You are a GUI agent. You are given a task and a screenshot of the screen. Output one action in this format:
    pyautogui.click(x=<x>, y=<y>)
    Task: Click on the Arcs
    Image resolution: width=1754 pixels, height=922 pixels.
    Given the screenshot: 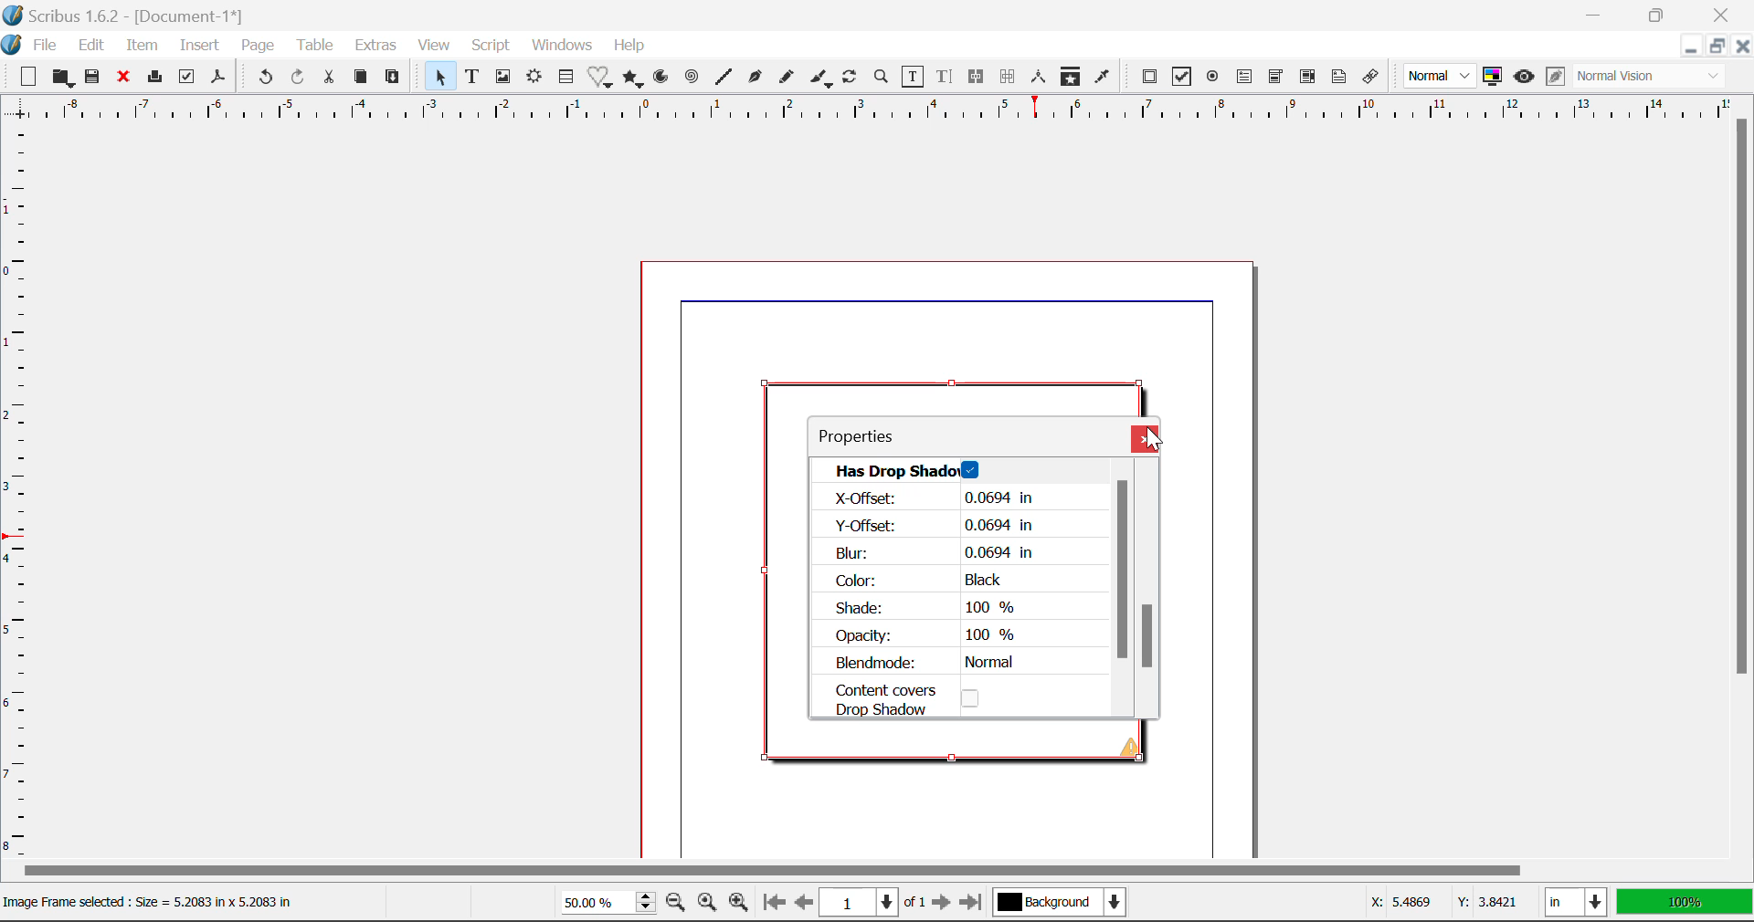 What is the action you would take?
    pyautogui.click(x=659, y=81)
    